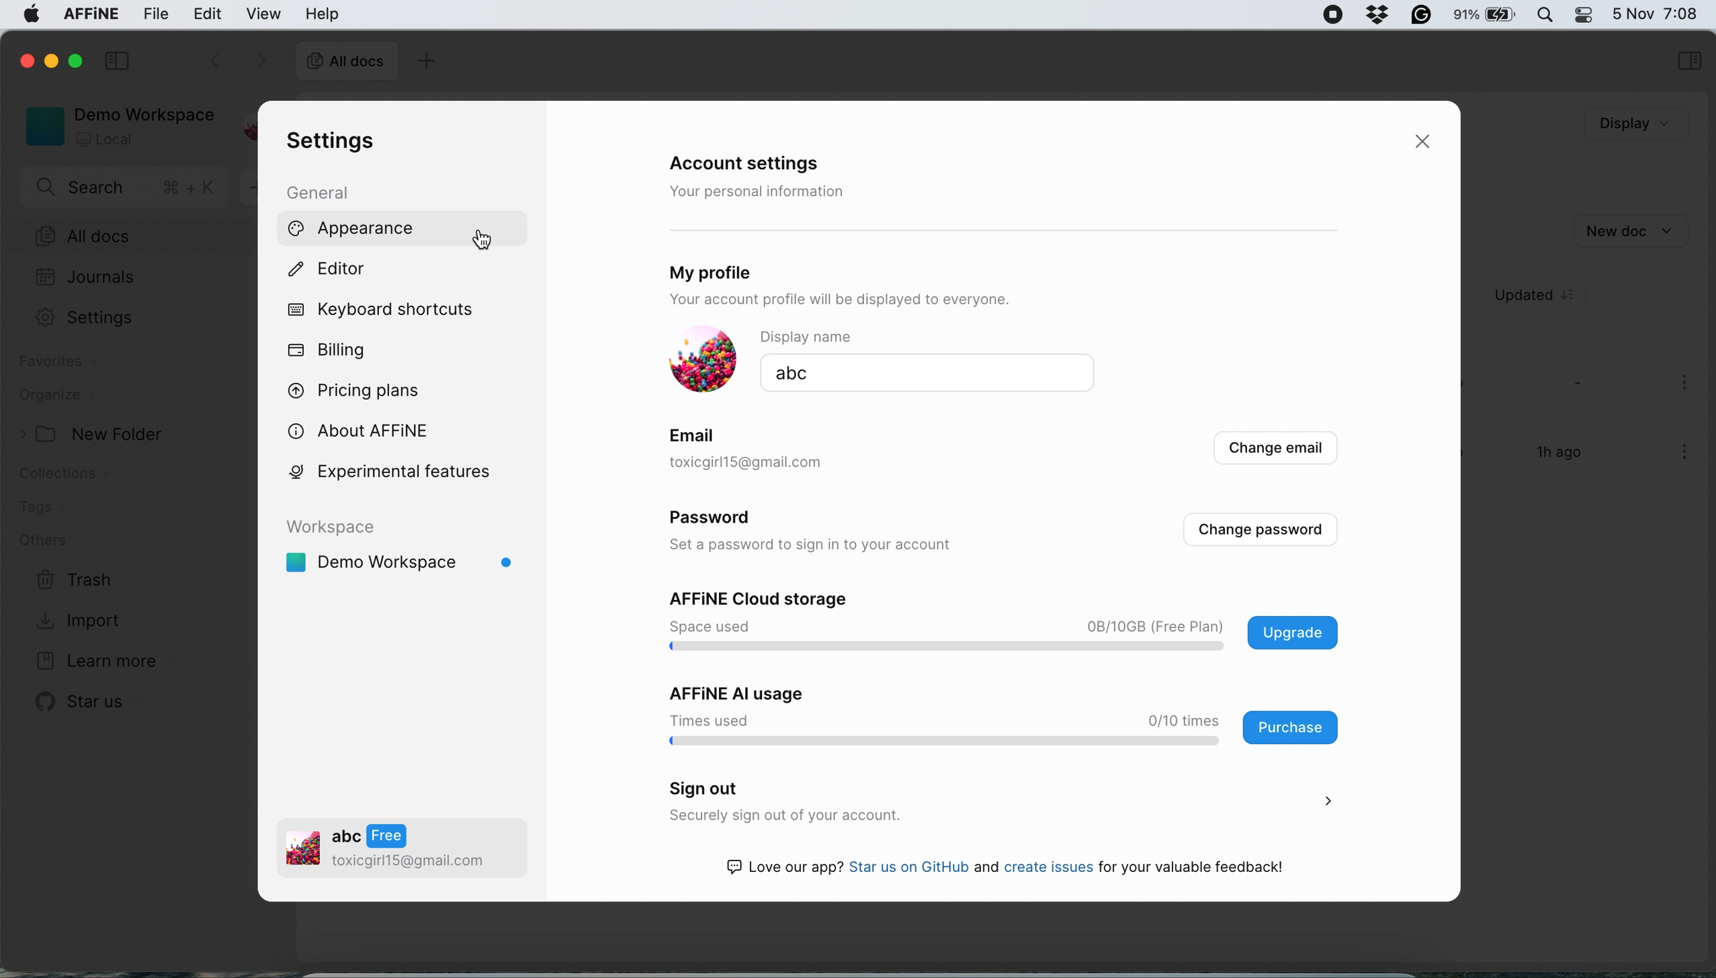 This screenshot has width=1716, height=978. Describe the element at coordinates (93, 659) in the screenshot. I see `learn more` at that location.